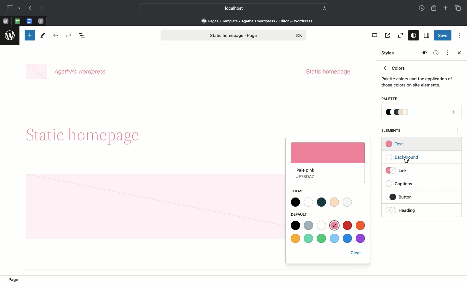 This screenshot has height=283, width=467. Describe the element at coordinates (399, 170) in the screenshot. I see `Link` at that location.